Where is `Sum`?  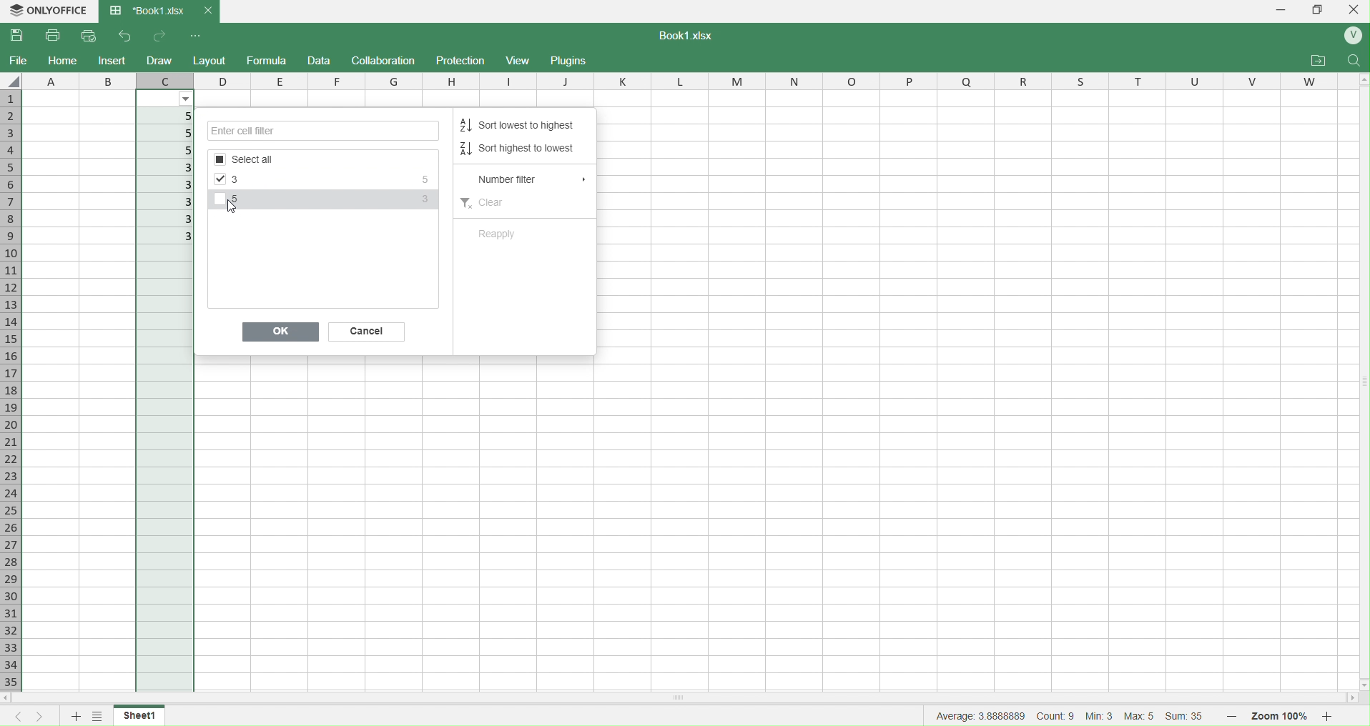
Sum is located at coordinates (1188, 717).